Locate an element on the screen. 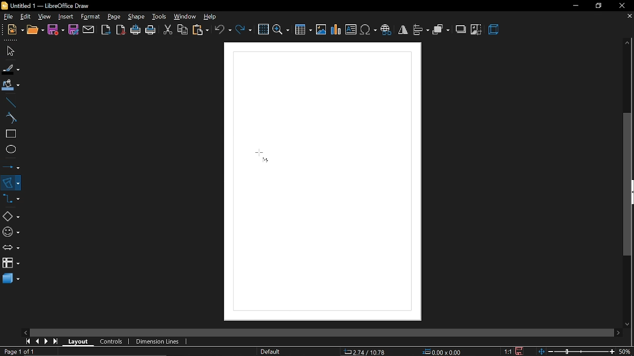 The height and width of the screenshot is (356, 634). restore down is located at coordinates (599, 5).